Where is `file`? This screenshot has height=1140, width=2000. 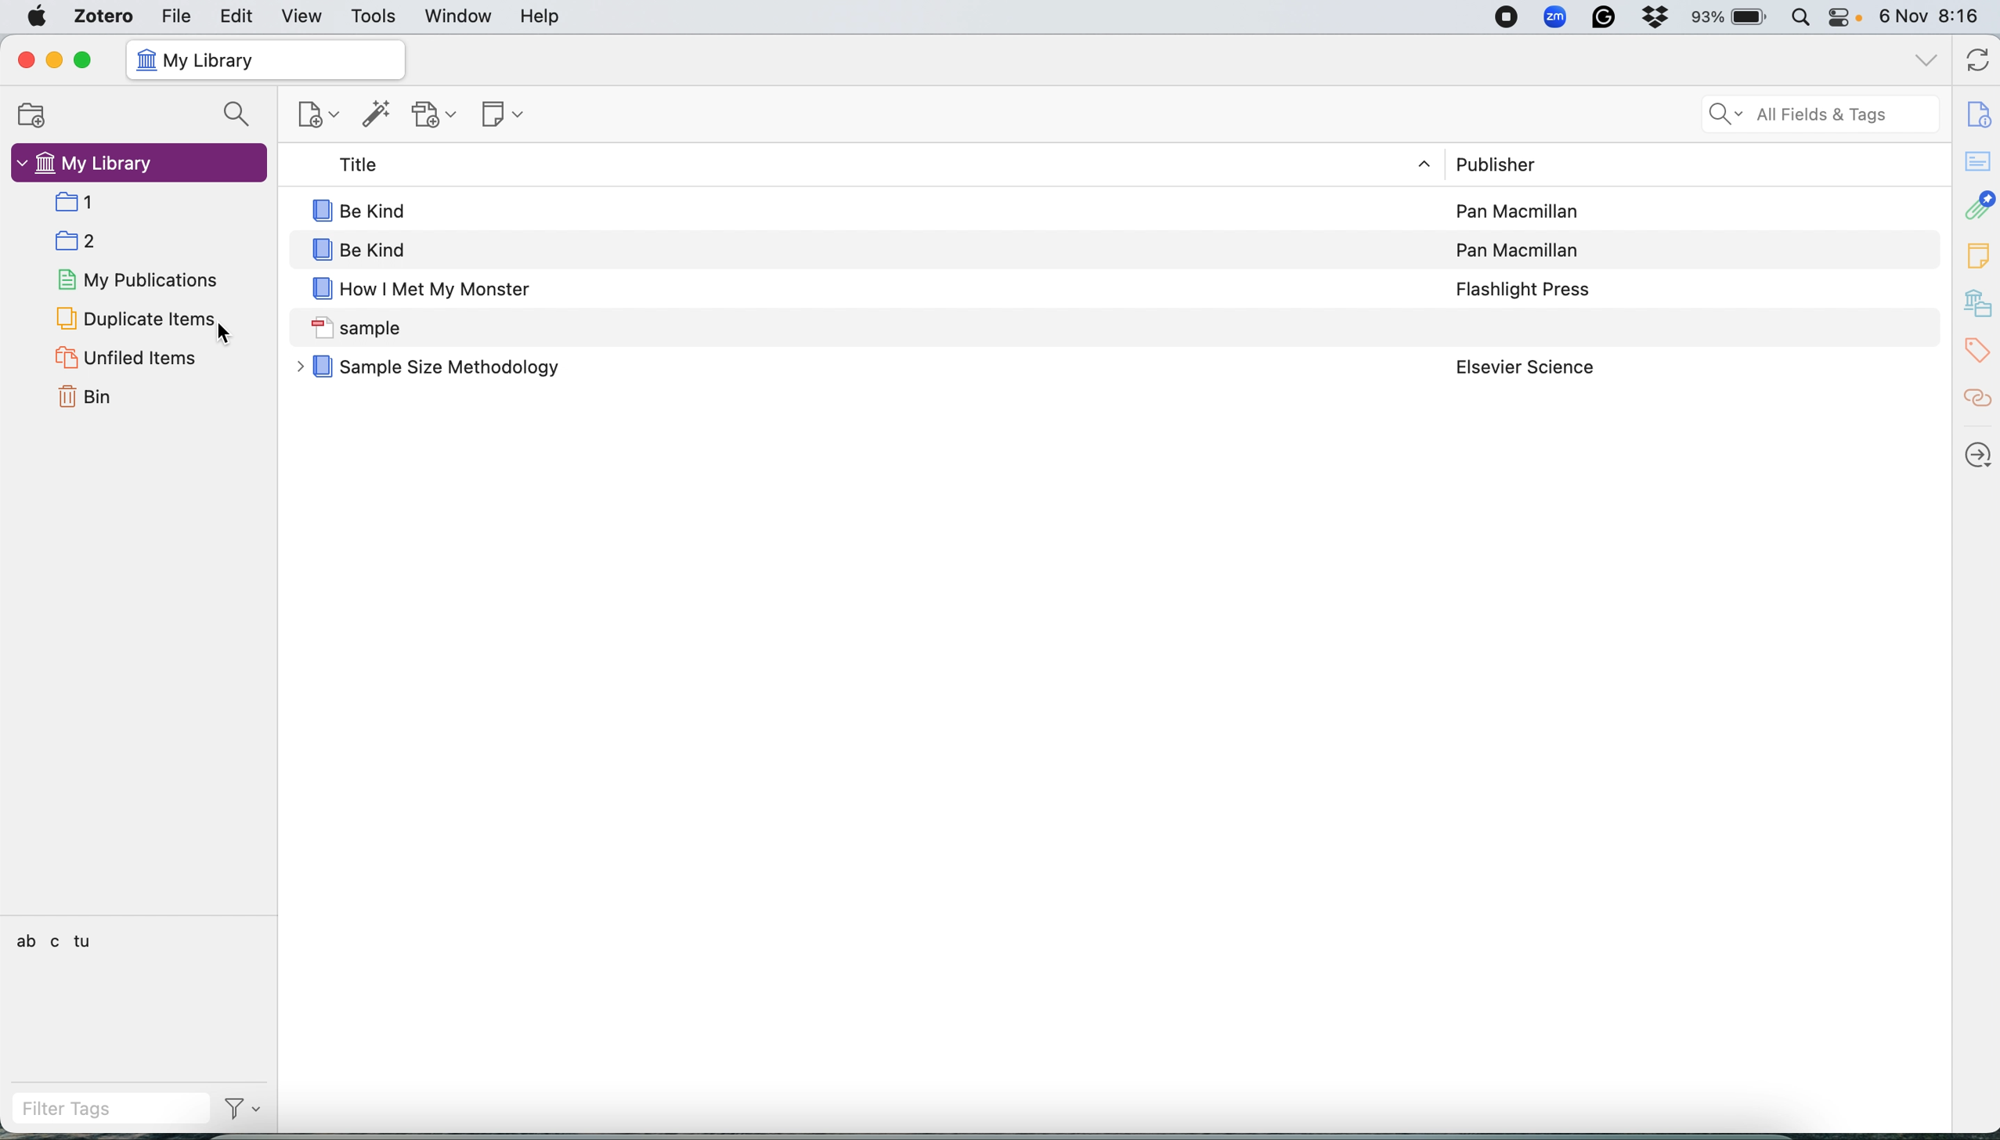 file is located at coordinates (179, 18).